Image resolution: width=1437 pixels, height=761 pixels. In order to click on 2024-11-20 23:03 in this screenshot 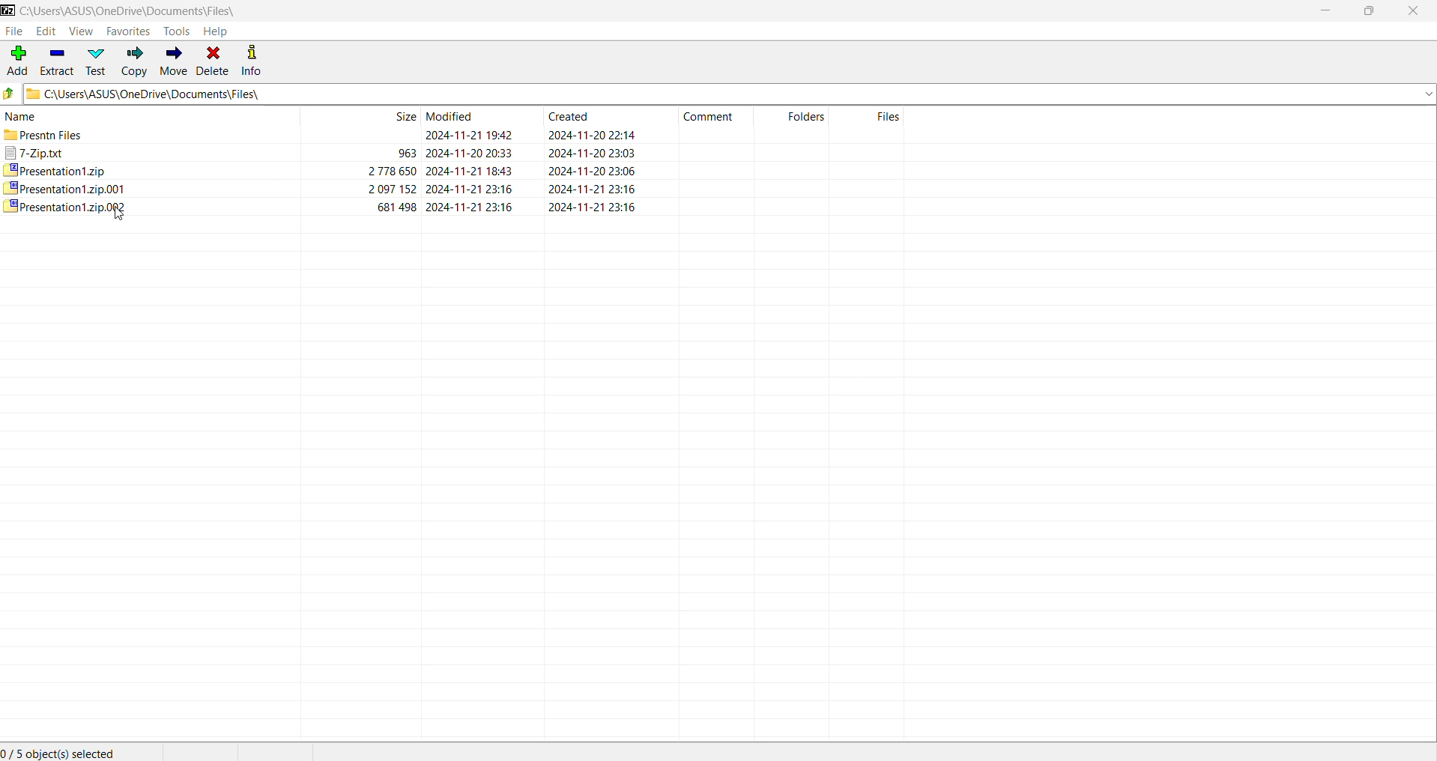, I will do `click(593, 155)`.